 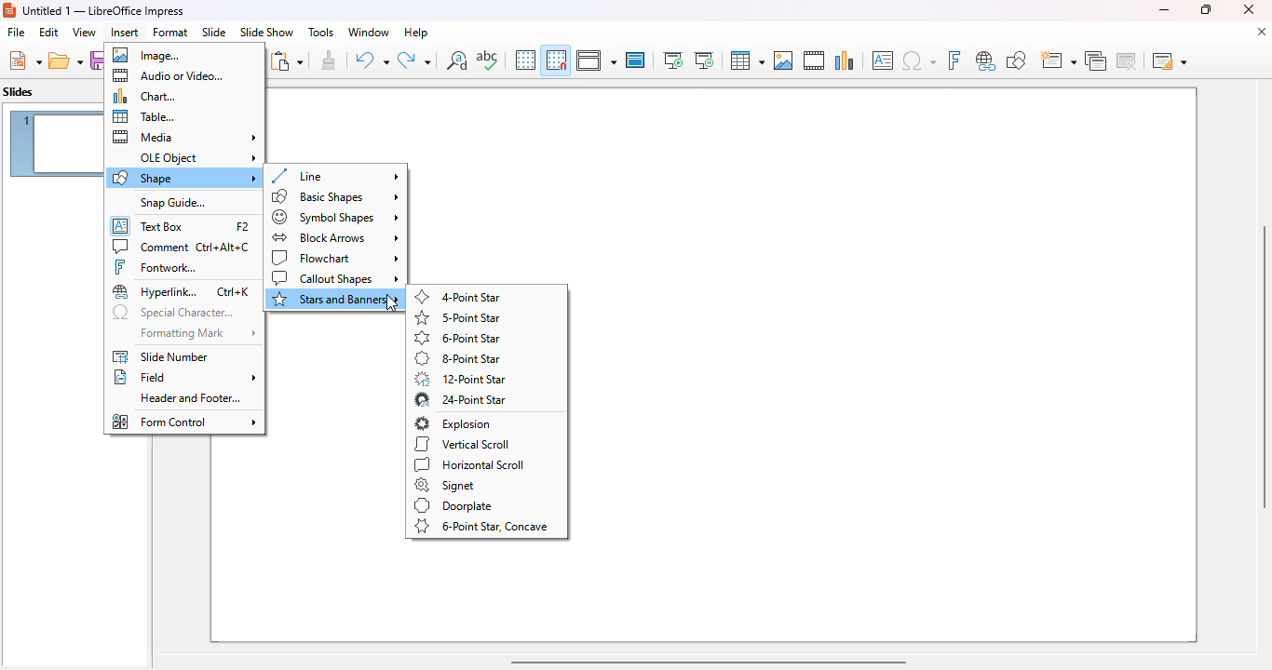 I want to click on line, so click(x=334, y=176).